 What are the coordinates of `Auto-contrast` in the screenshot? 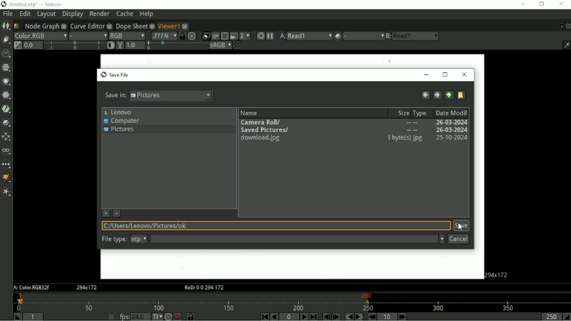 It's located at (110, 45).